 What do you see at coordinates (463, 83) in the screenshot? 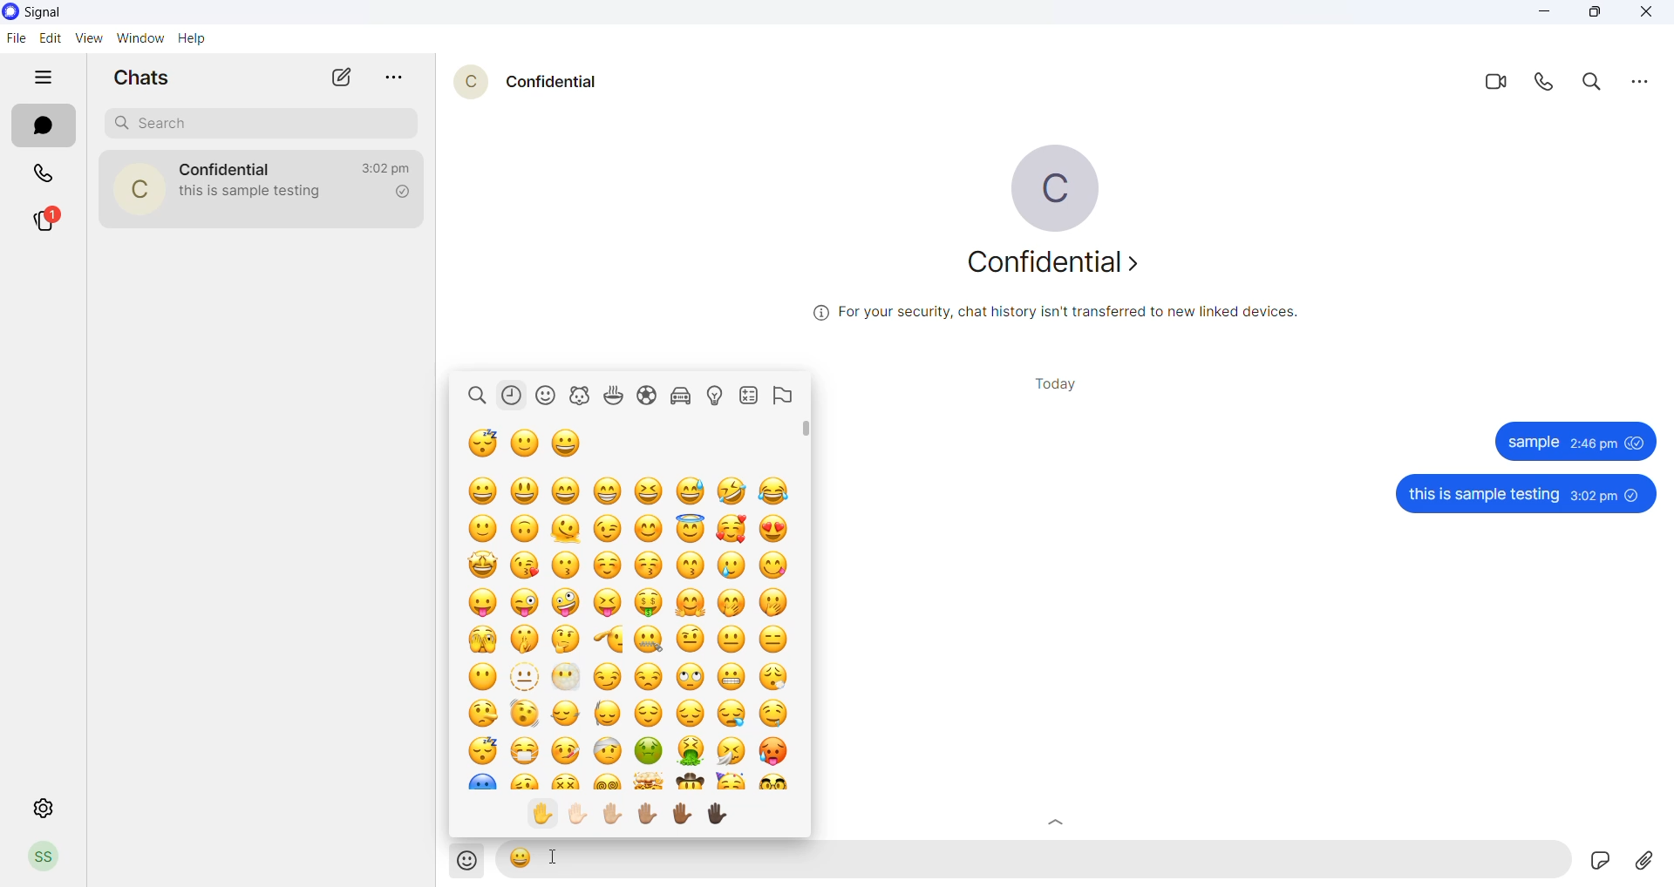
I see `contact profile picture` at bounding box center [463, 83].